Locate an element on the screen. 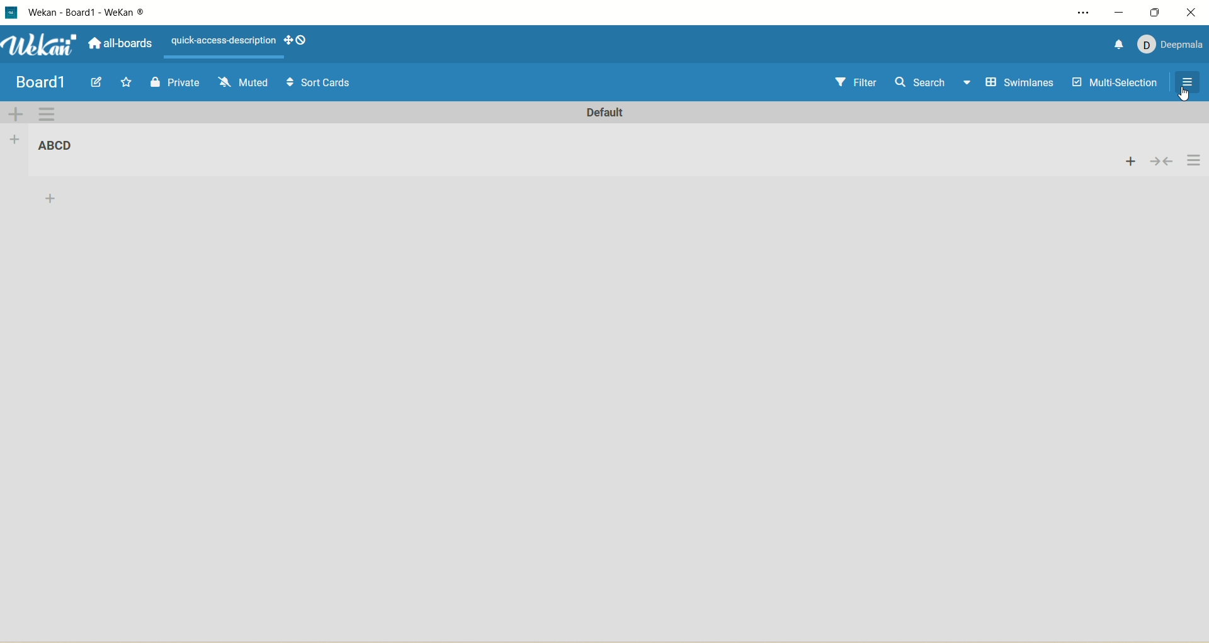  maximize is located at coordinates (1154, 13).